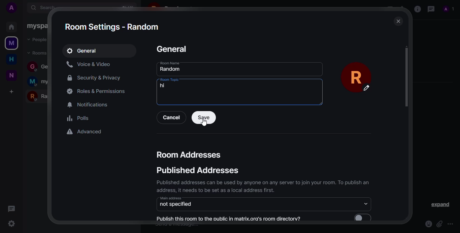 This screenshot has height=233, width=460. Describe the element at coordinates (41, 82) in the screenshot. I see `myspace` at that location.